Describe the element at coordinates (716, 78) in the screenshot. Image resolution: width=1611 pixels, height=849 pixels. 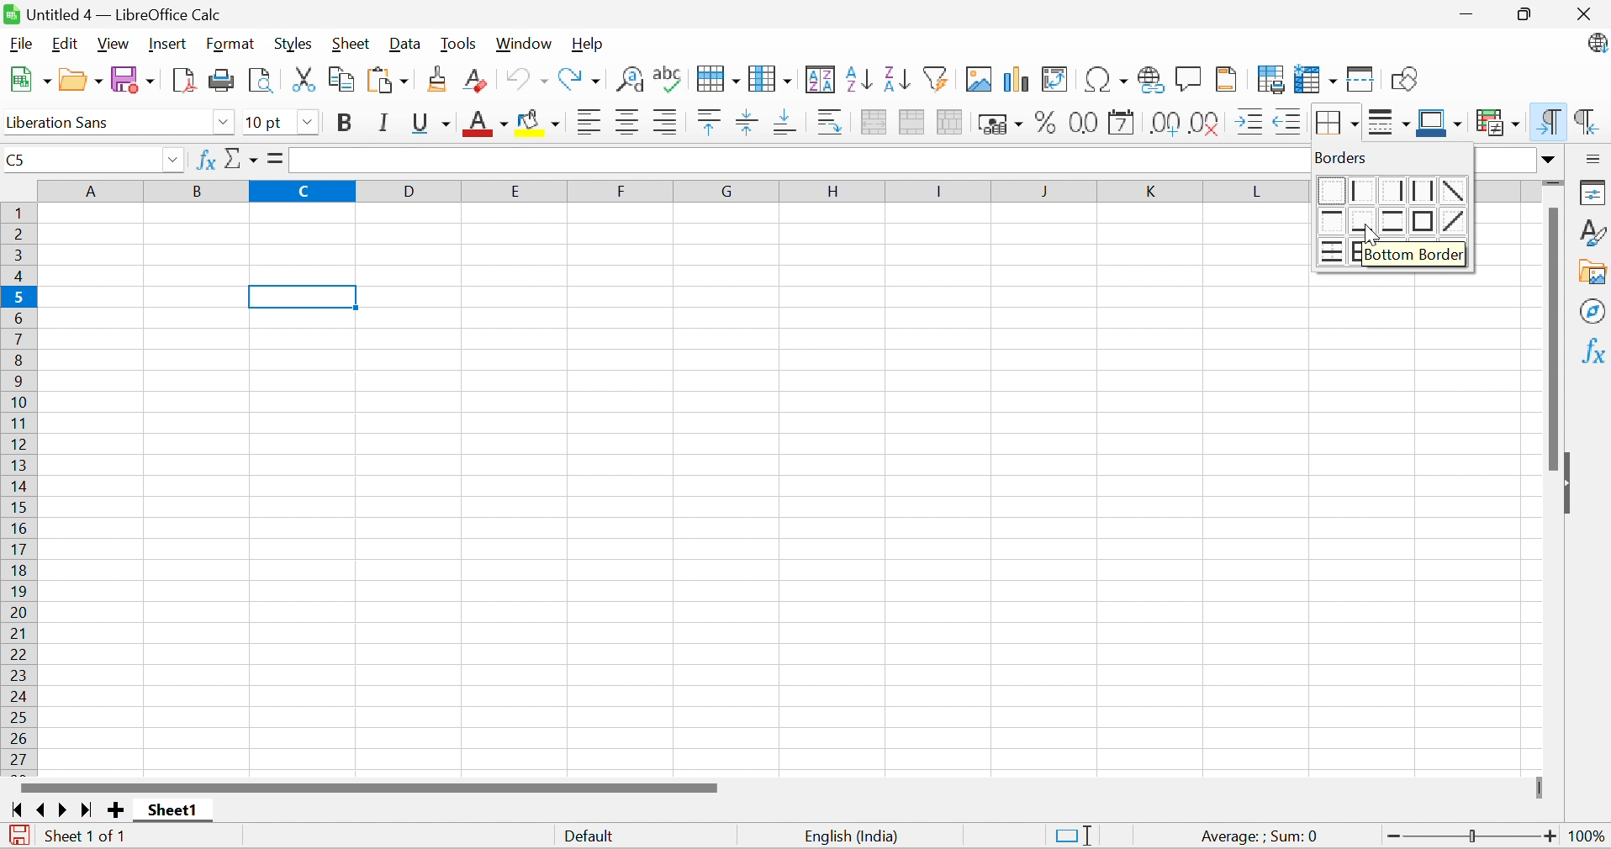
I see `Row` at that location.